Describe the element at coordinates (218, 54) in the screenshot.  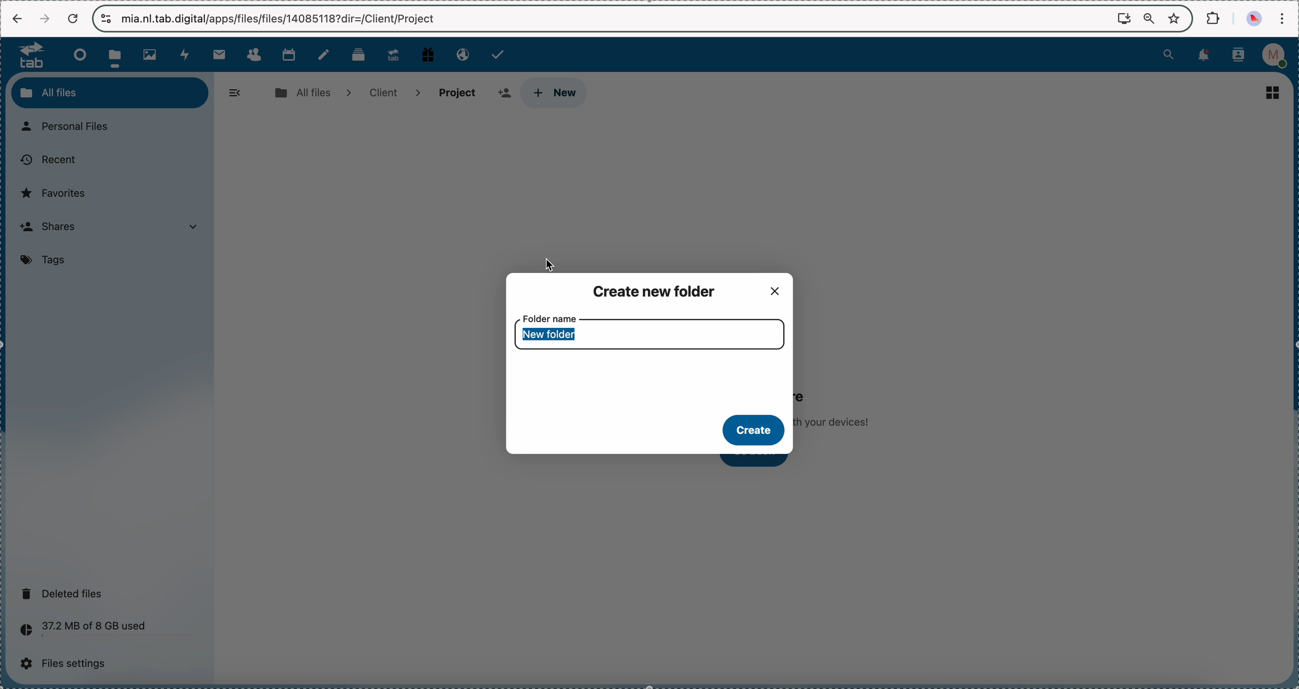
I see `mail` at that location.